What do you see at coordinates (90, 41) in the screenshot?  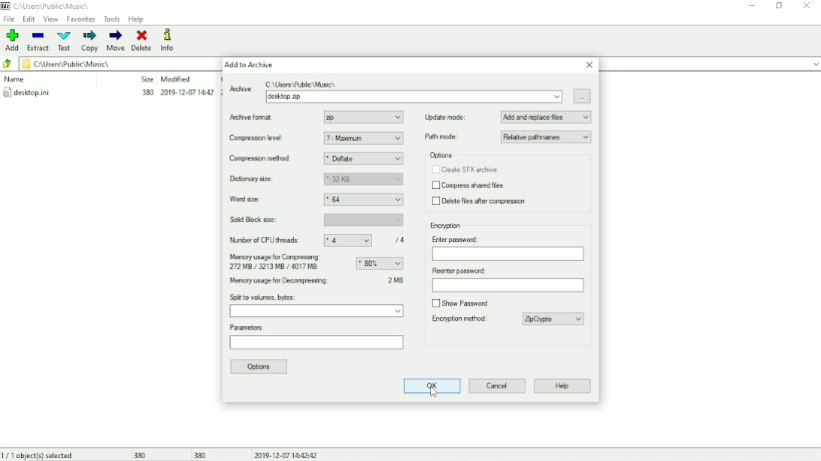 I see `Copy` at bounding box center [90, 41].